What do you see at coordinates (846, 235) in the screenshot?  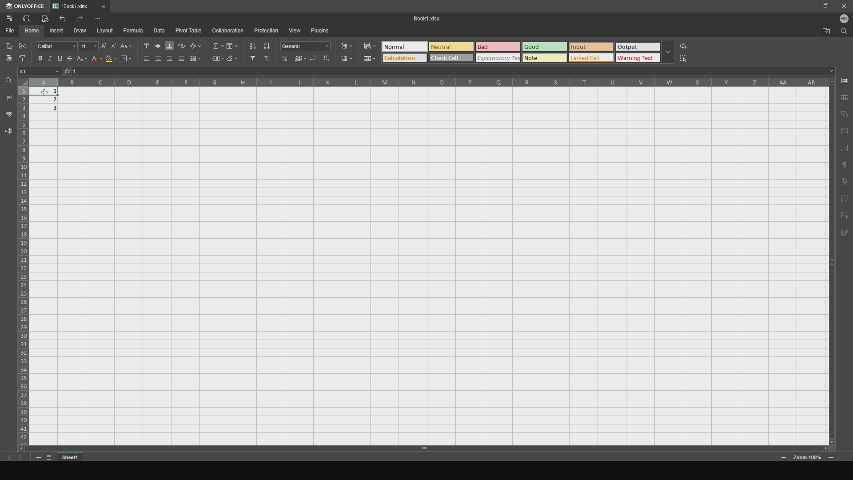 I see `signature` at bounding box center [846, 235].